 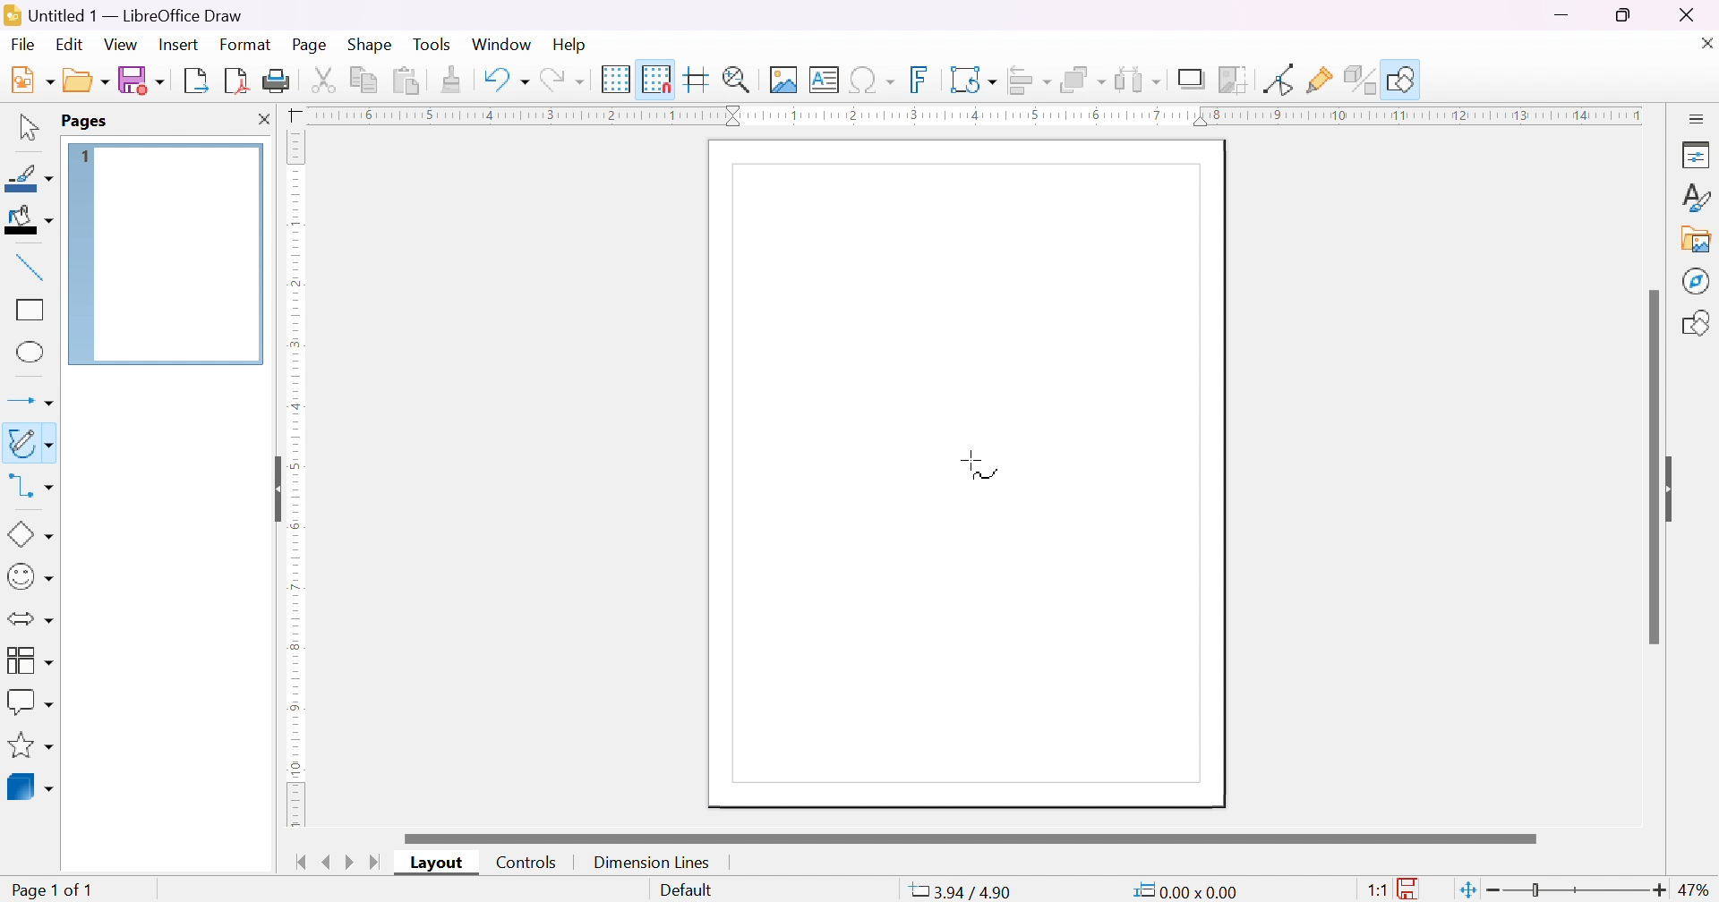 I want to click on show draw function, so click(x=1400, y=80).